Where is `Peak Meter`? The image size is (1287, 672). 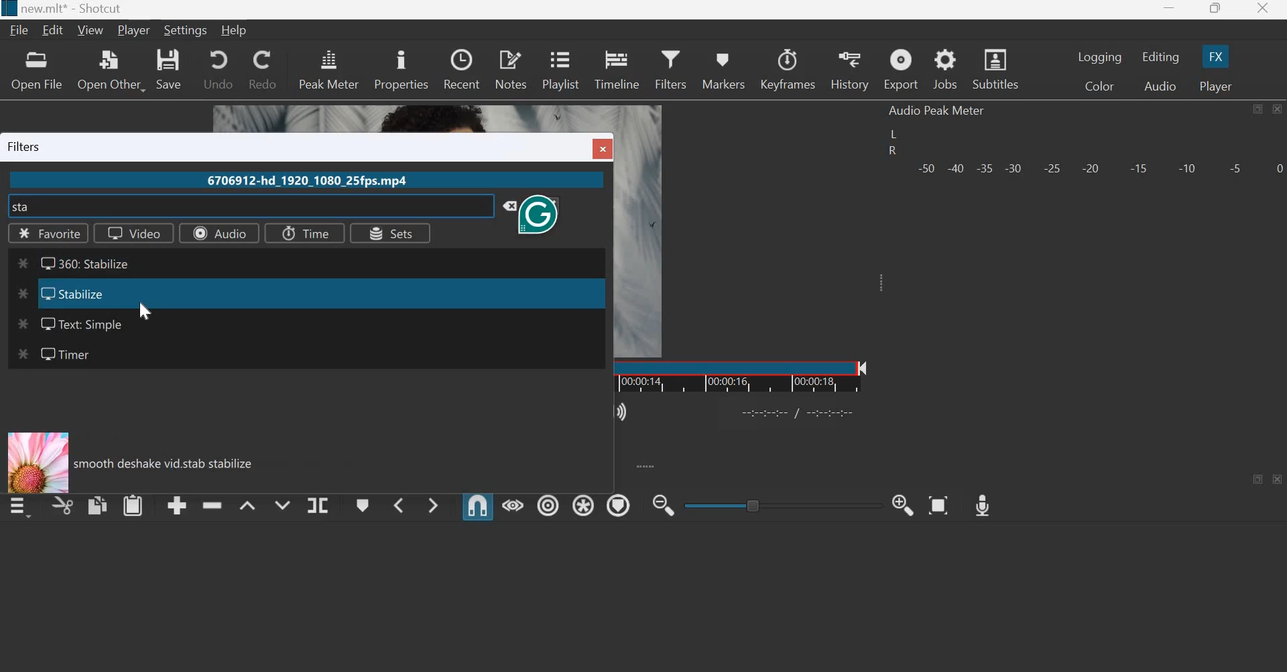 Peak Meter is located at coordinates (329, 68).